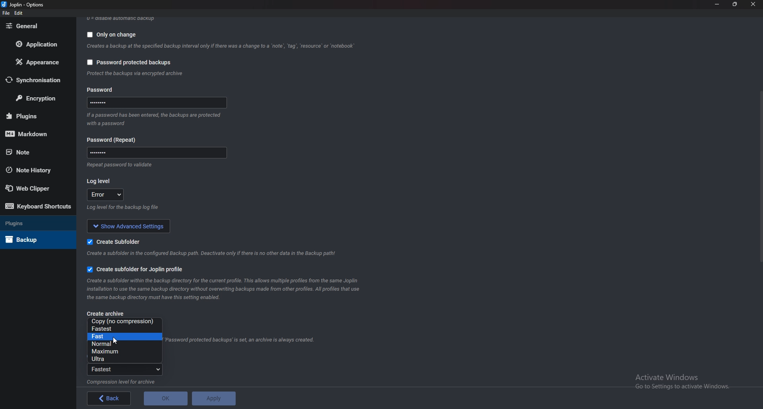 This screenshot has height=409, width=763. I want to click on No compression, so click(122, 322).